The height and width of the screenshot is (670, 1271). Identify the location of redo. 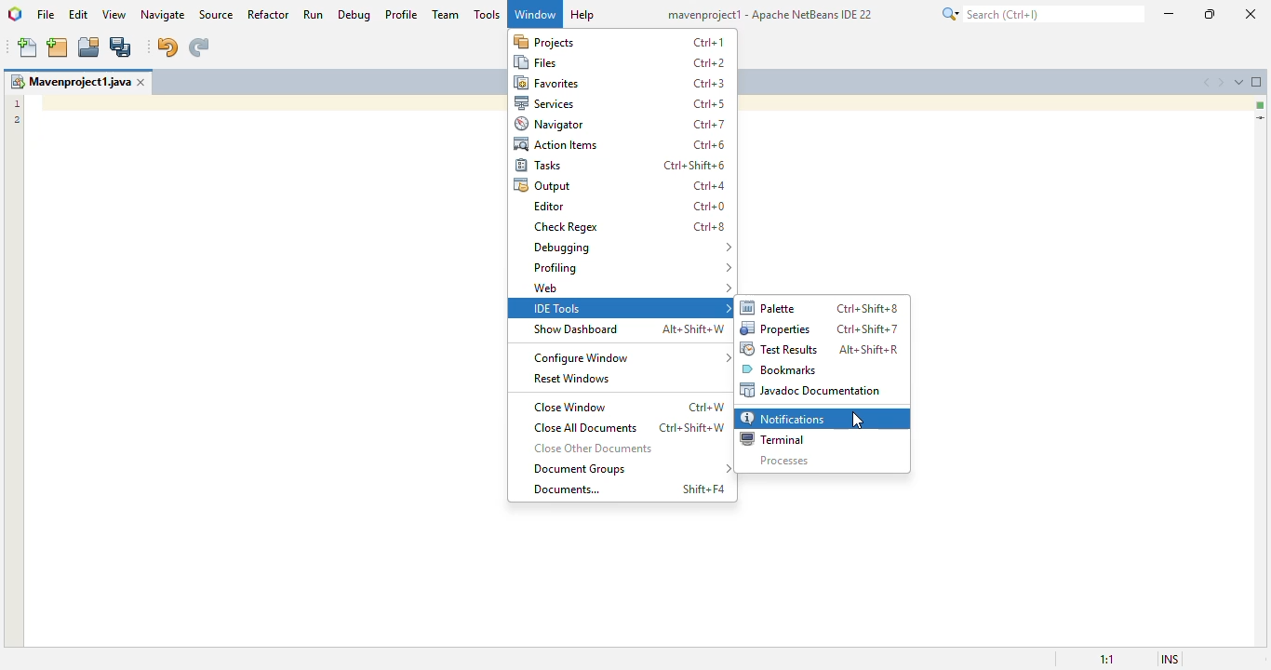
(198, 47).